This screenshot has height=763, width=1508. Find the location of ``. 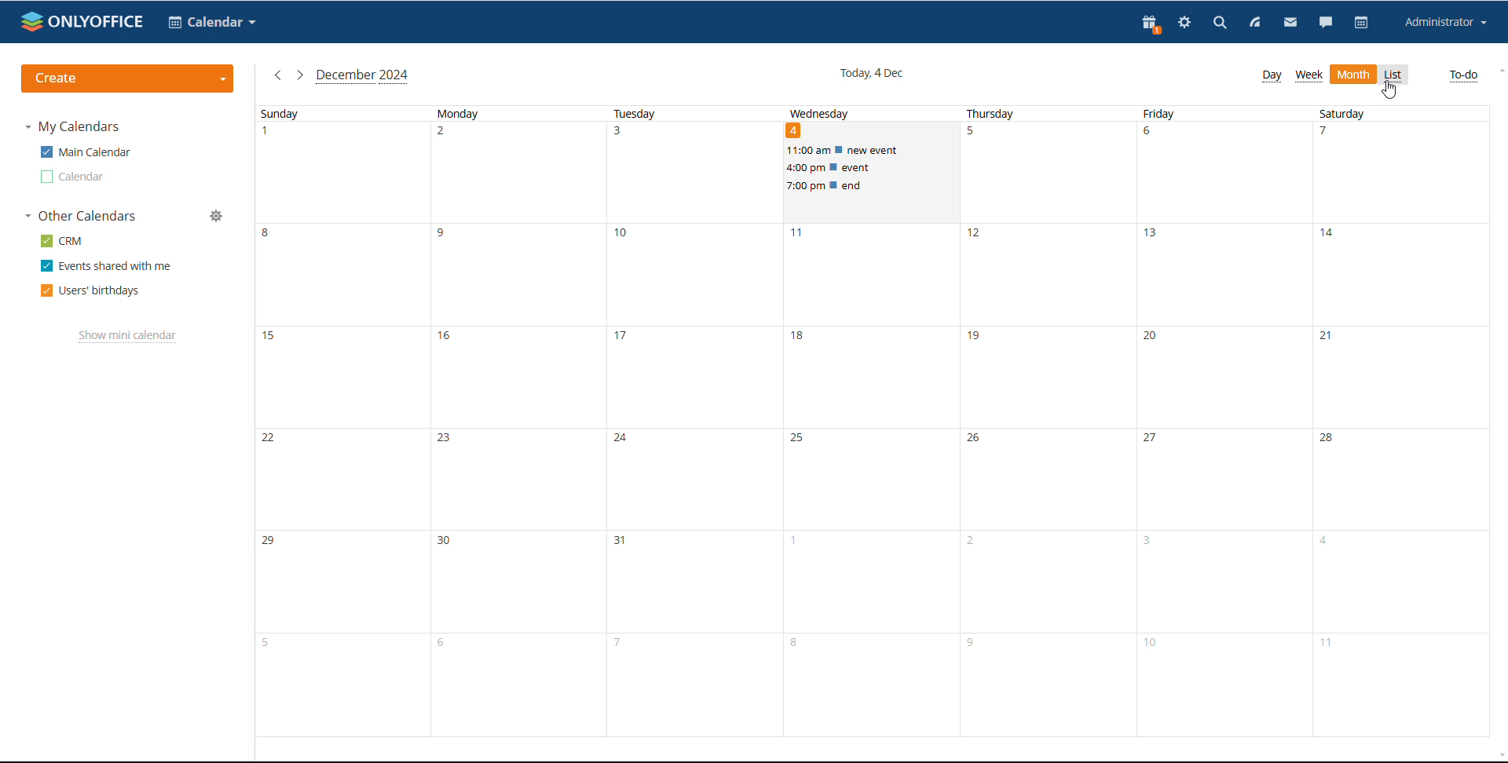

 is located at coordinates (1356, 75).